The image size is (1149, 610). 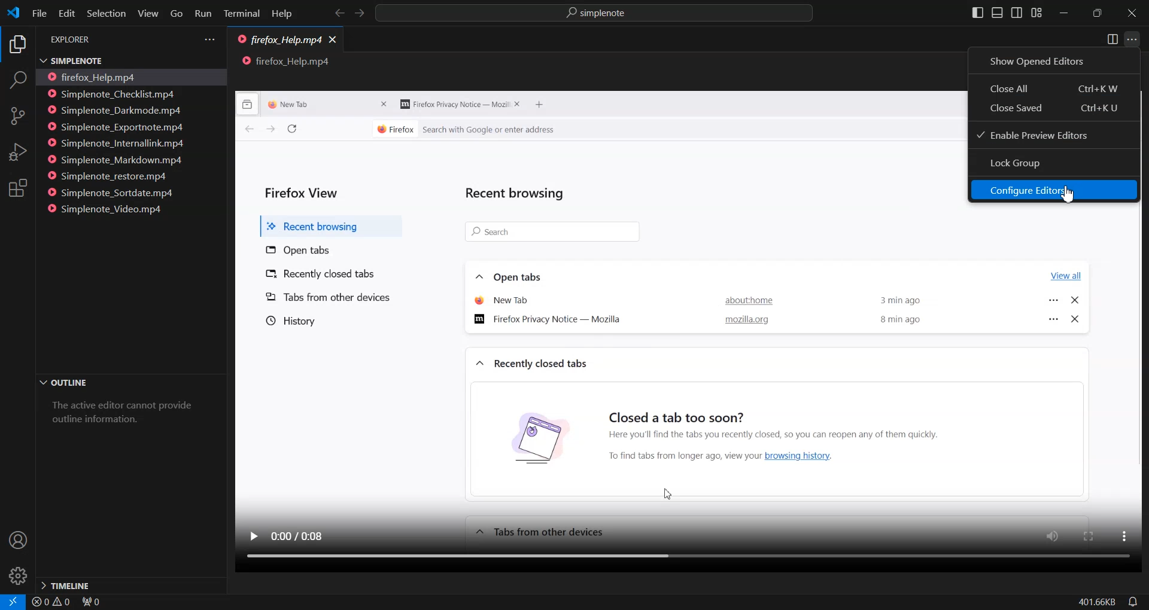 I want to click on firefox_Help.mp4, so click(x=99, y=77).